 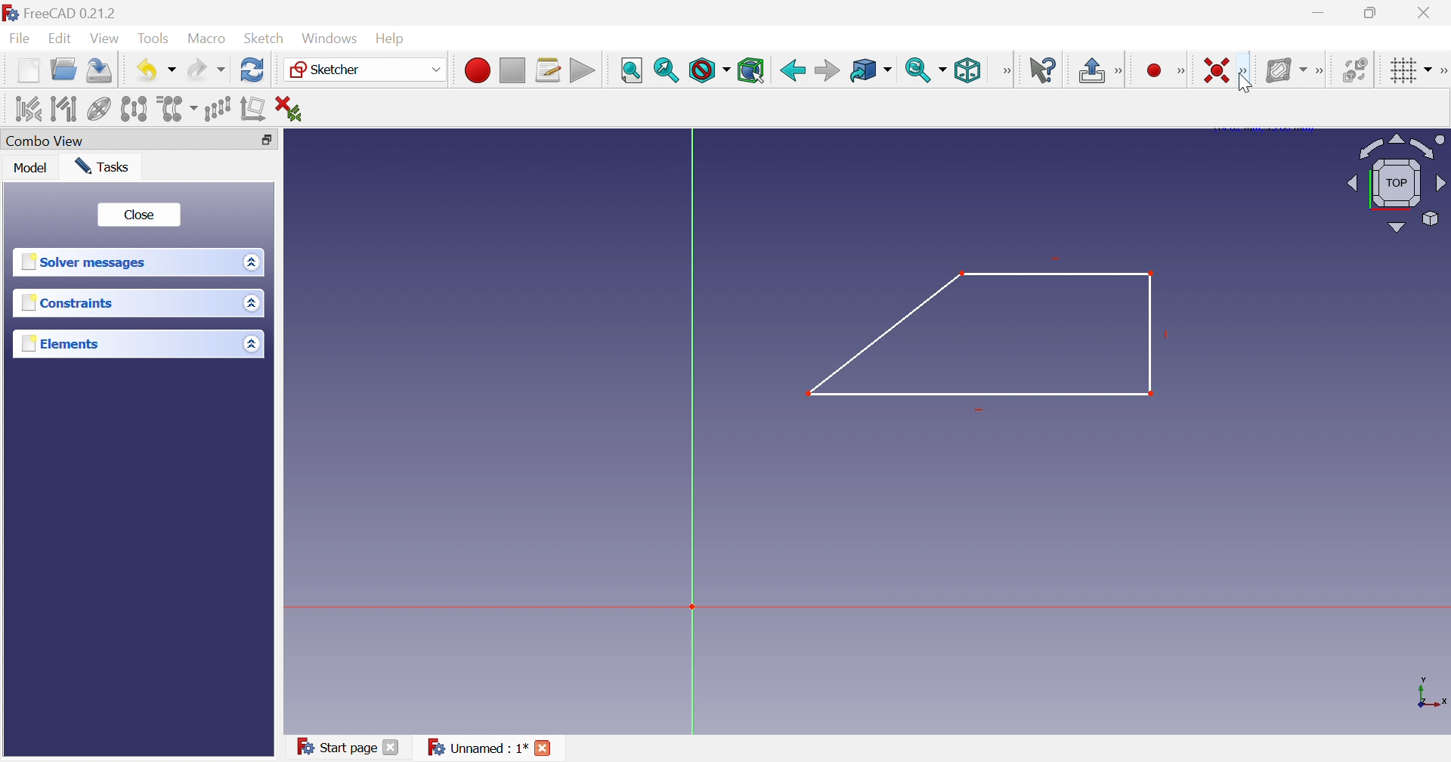 I want to click on Sketch, so click(x=265, y=39).